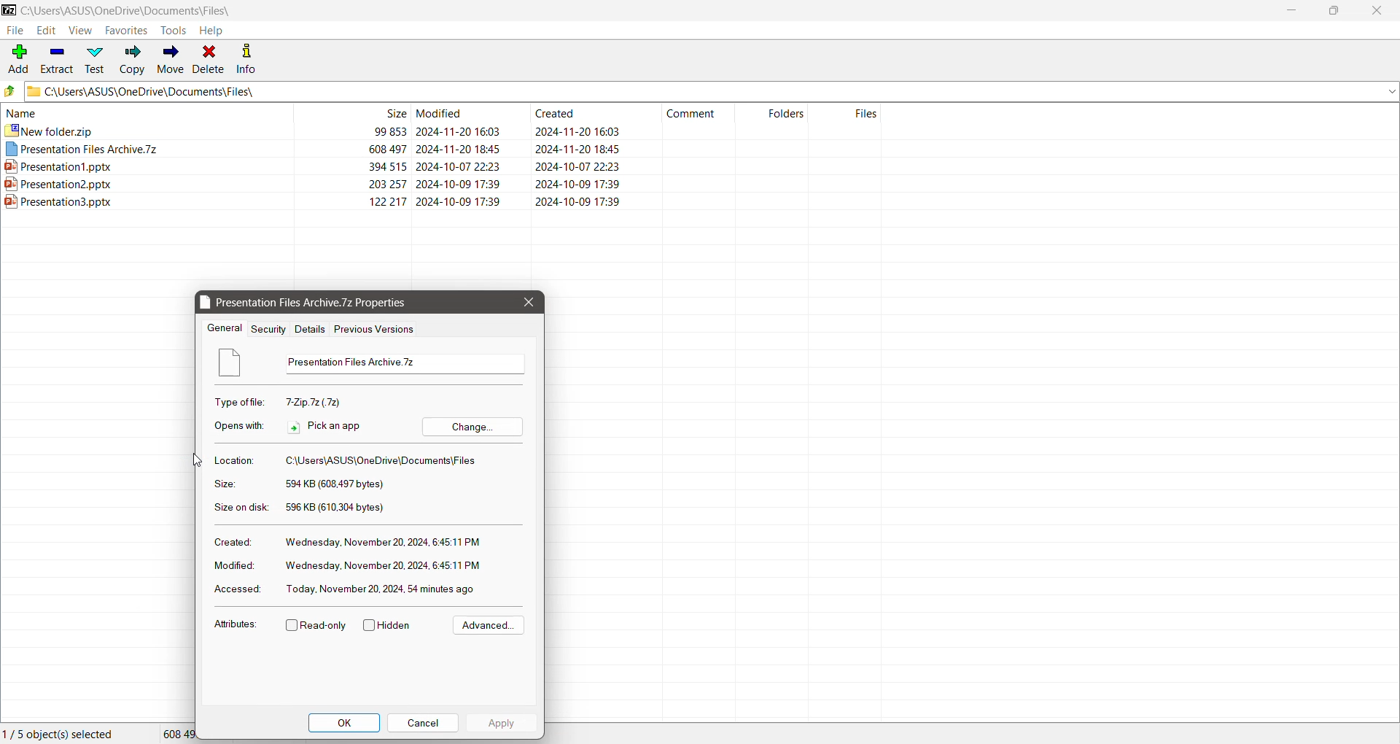  I want to click on Minimize, so click(1292, 10).